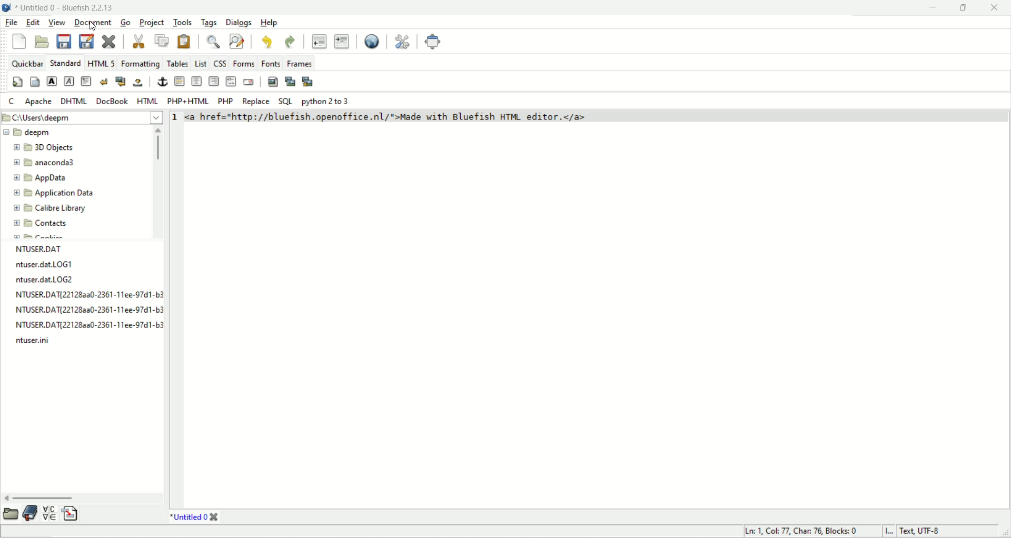  Describe the element at coordinates (87, 82) in the screenshot. I see `paragraph` at that location.